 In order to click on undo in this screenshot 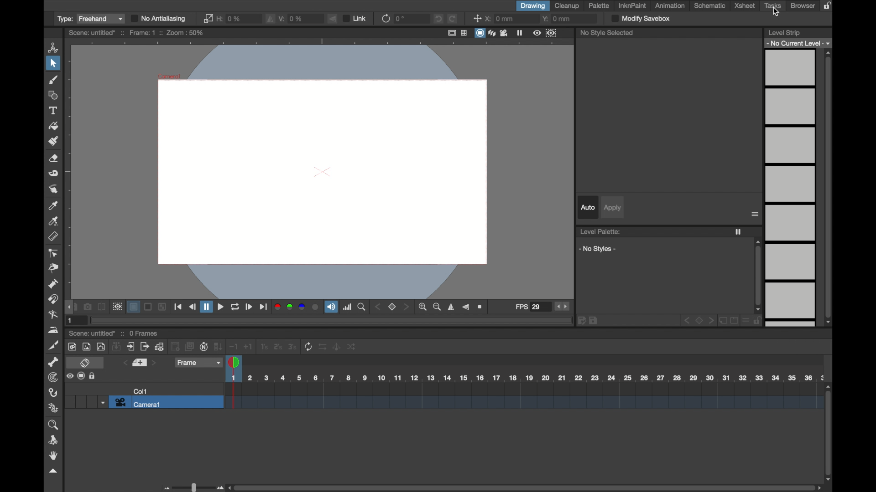, I will do `click(439, 18)`.